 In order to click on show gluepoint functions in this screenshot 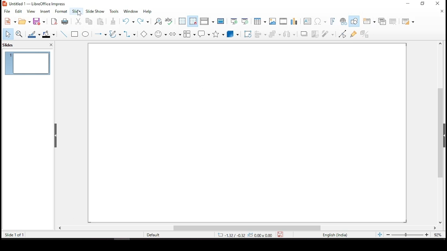, I will do `click(354, 34)`.